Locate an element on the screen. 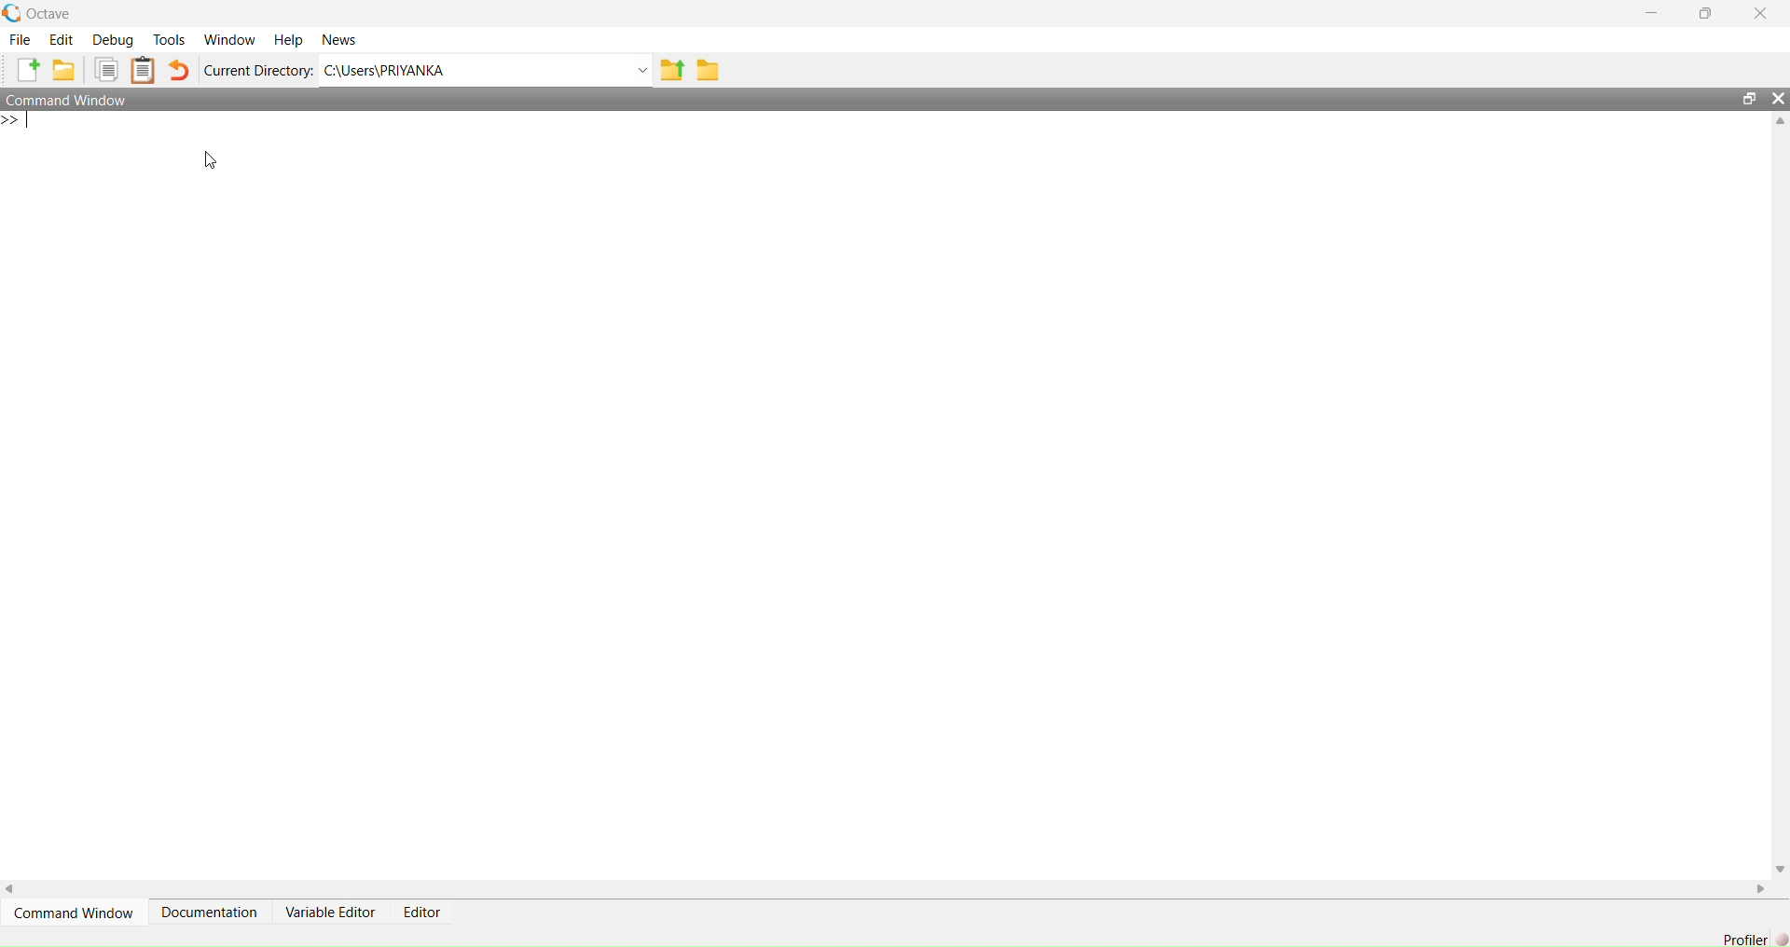 The image size is (1790, 947). Octave is located at coordinates (41, 11).